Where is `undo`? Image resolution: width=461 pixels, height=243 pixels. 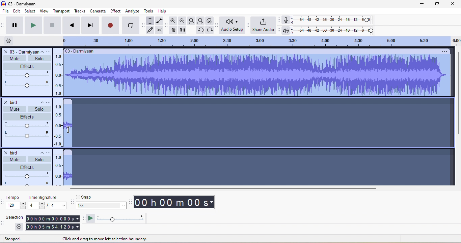 undo is located at coordinates (199, 30).